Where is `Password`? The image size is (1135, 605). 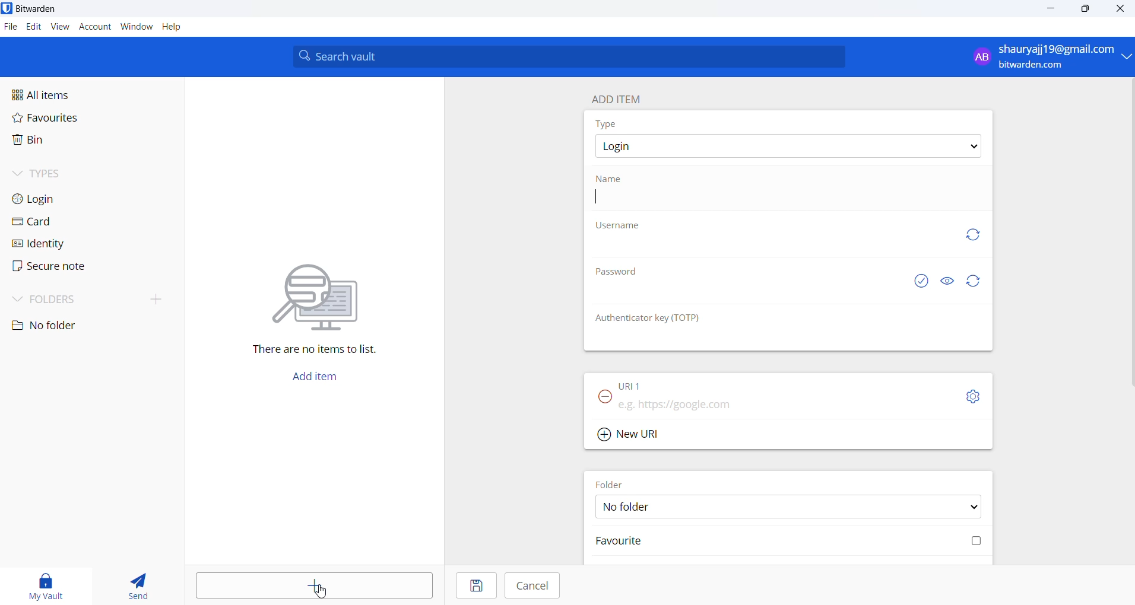
Password is located at coordinates (620, 274).